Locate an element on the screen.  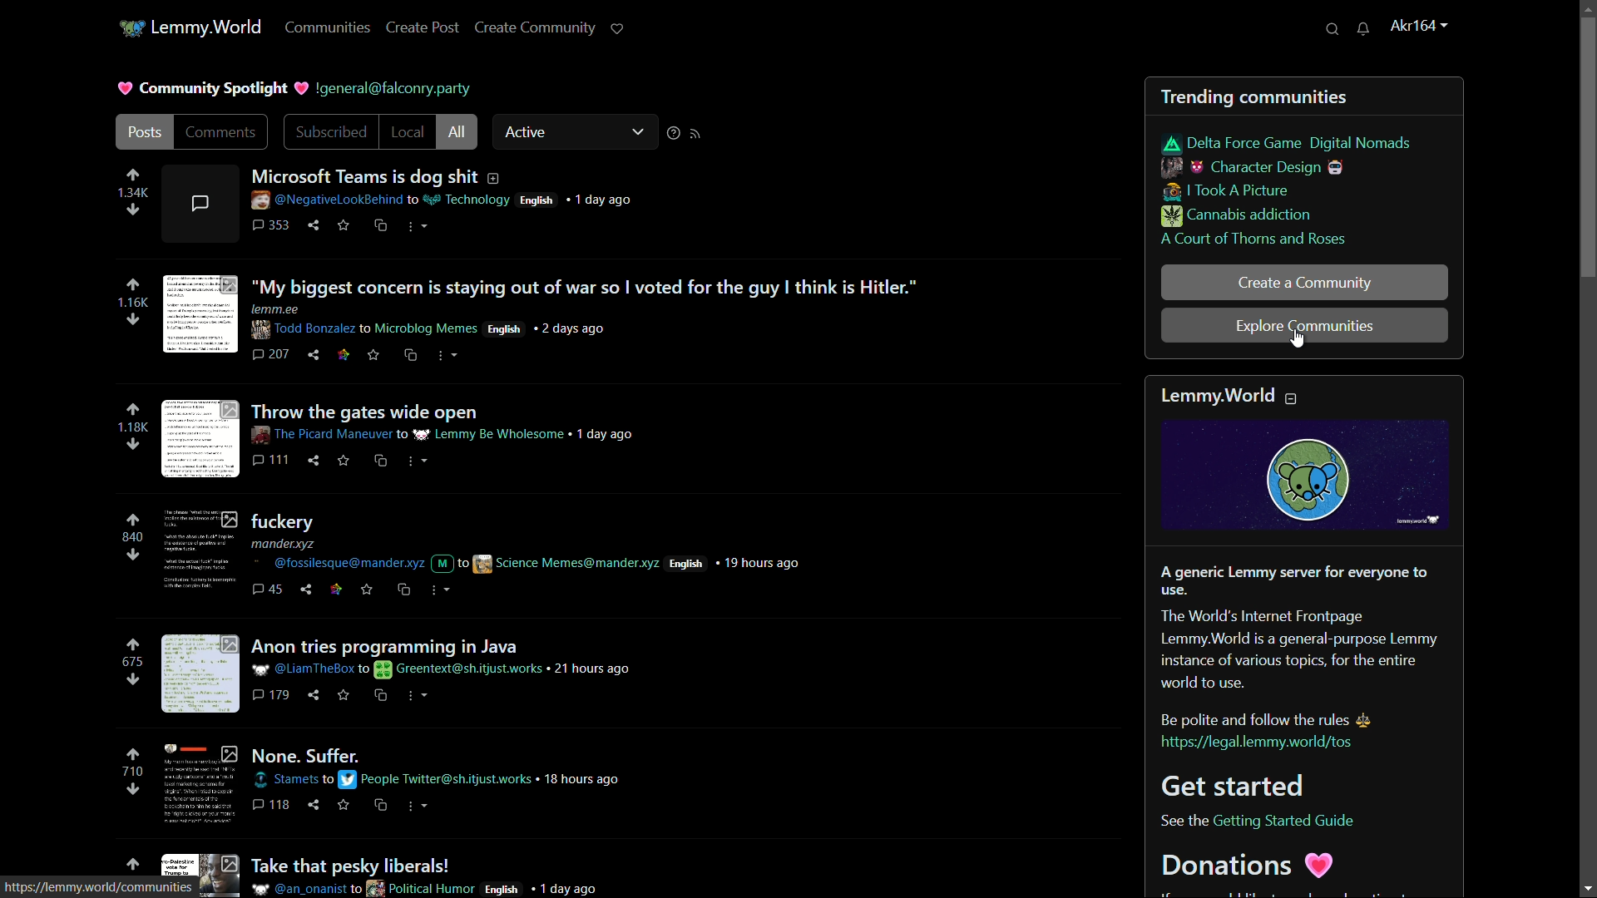
save is located at coordinates (368, 589).